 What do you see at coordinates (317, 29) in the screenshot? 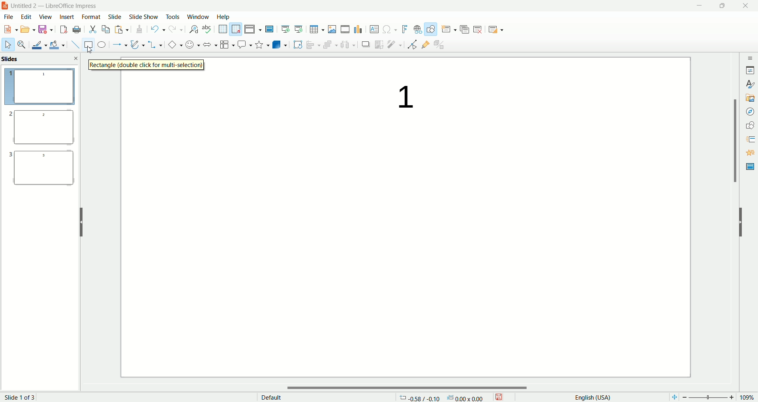
I see `insert table` at bounding box center [317, 29].